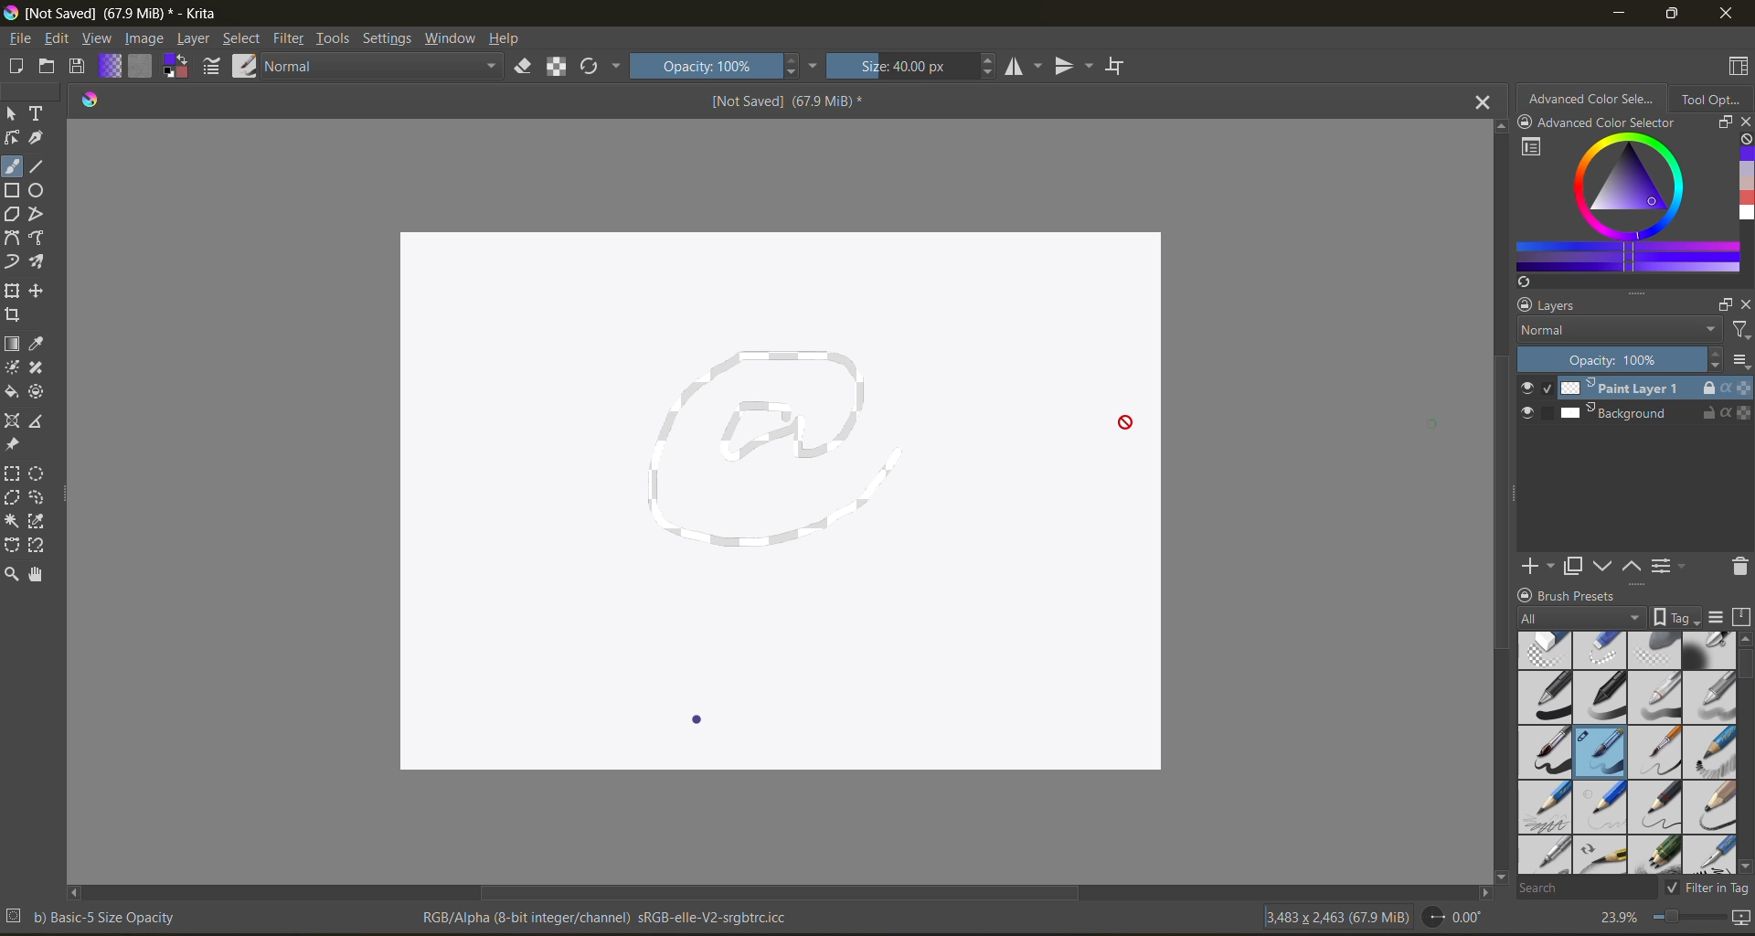  What do you see at coordinates (1616, 918) in the screenshot?
I see `zoom factor` at bounding box center [1616, 918].